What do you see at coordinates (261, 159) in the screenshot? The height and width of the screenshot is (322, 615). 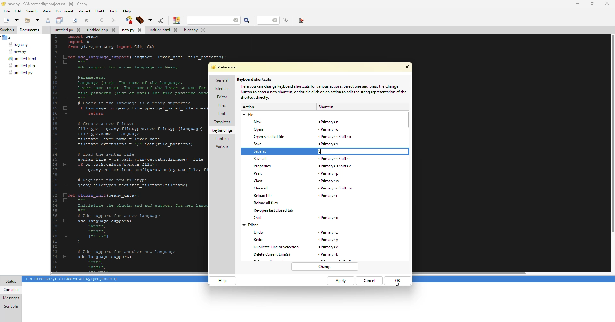 I see `save all` at bounding box center [261, 159].